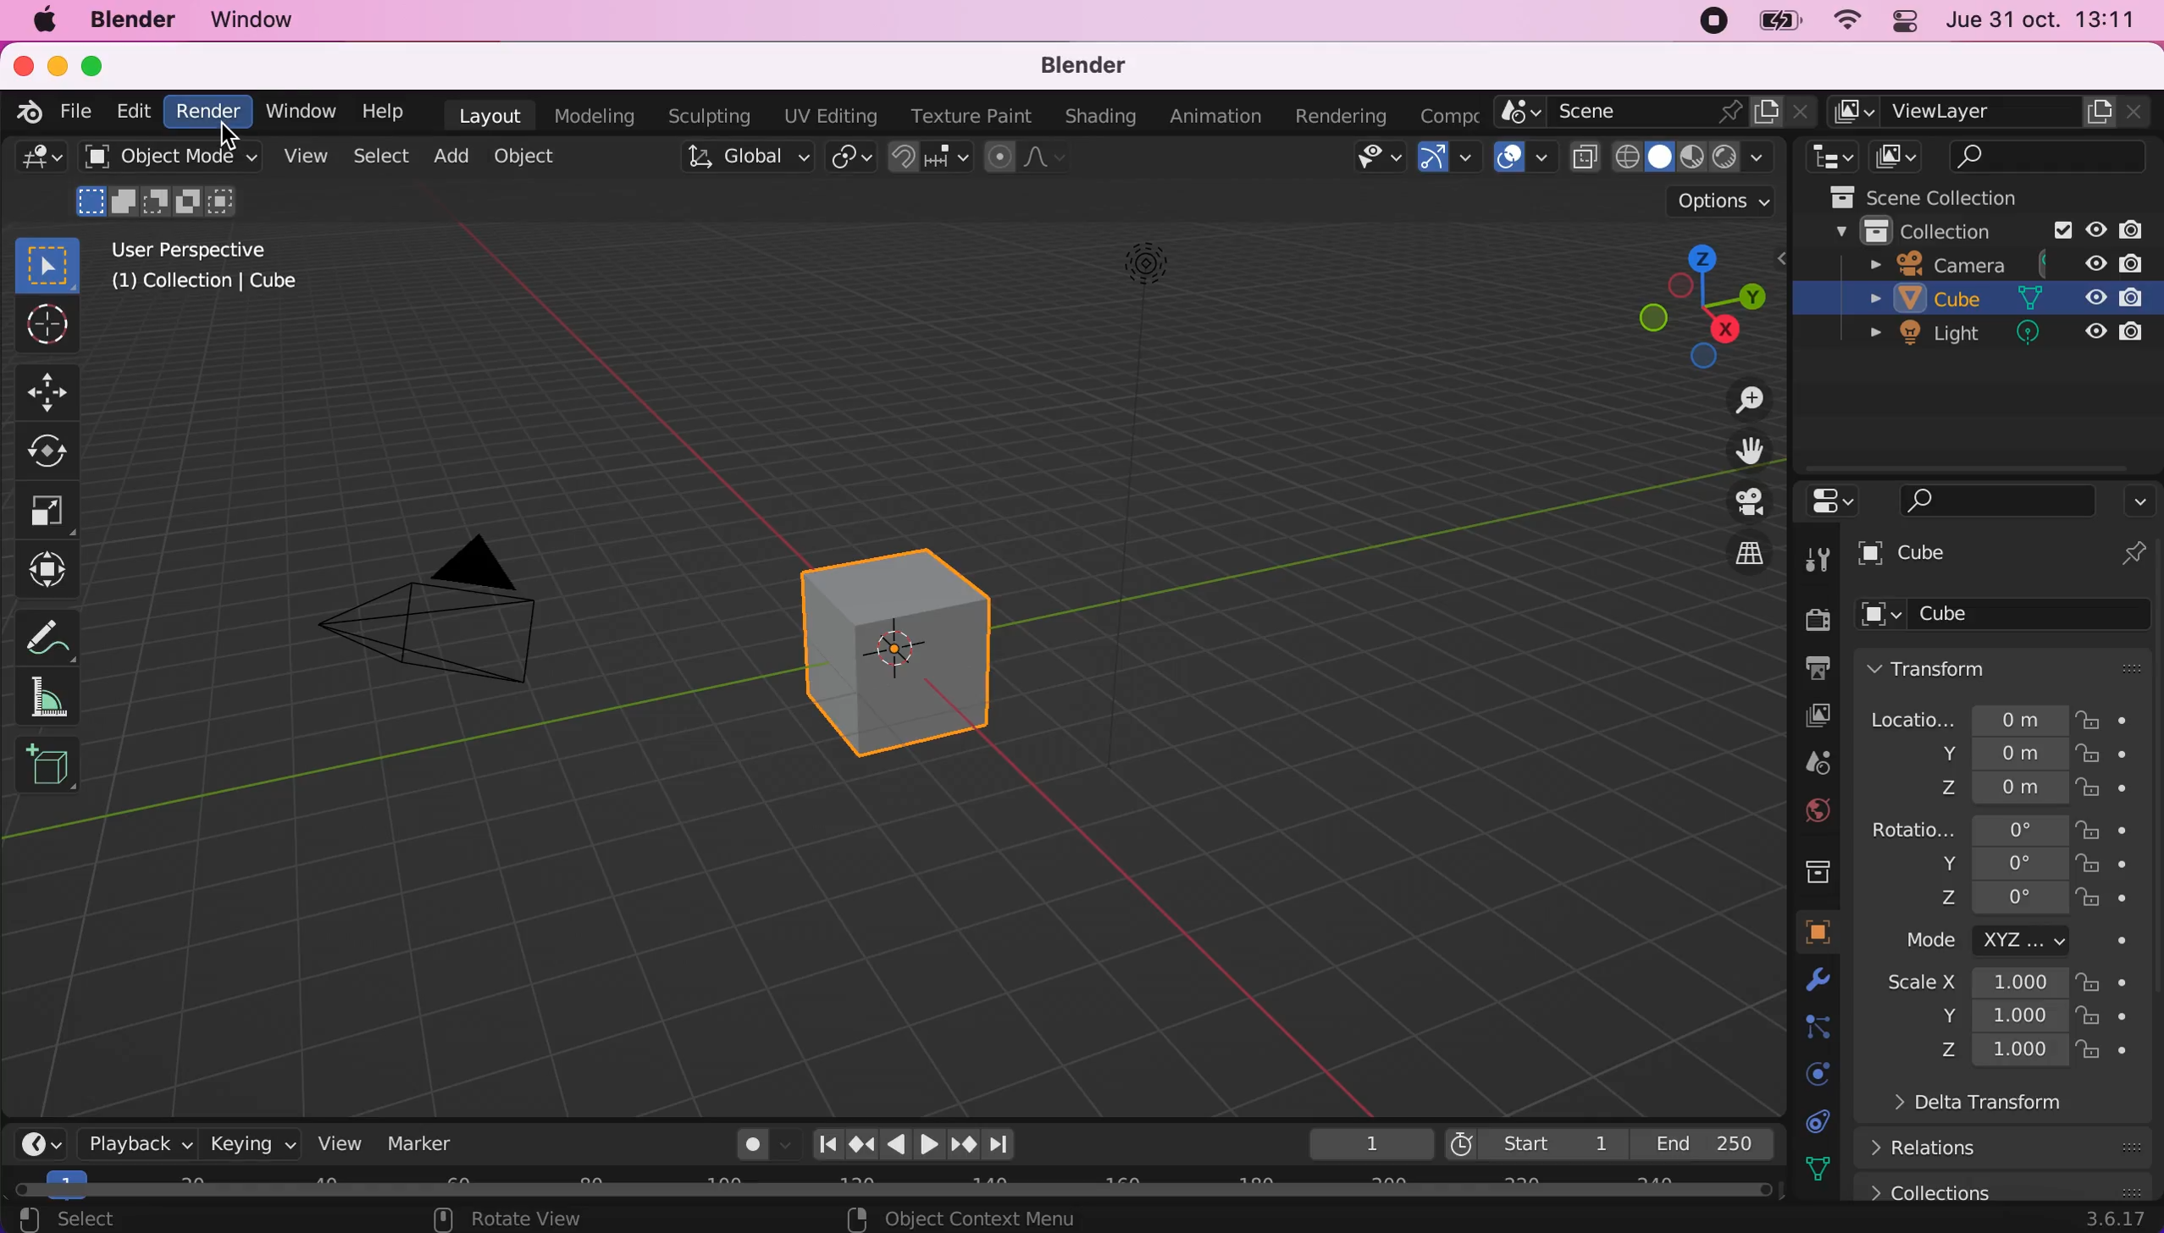 The image size is (2164, 1233). I want to click on Jump to last, so click(1001, 1138).